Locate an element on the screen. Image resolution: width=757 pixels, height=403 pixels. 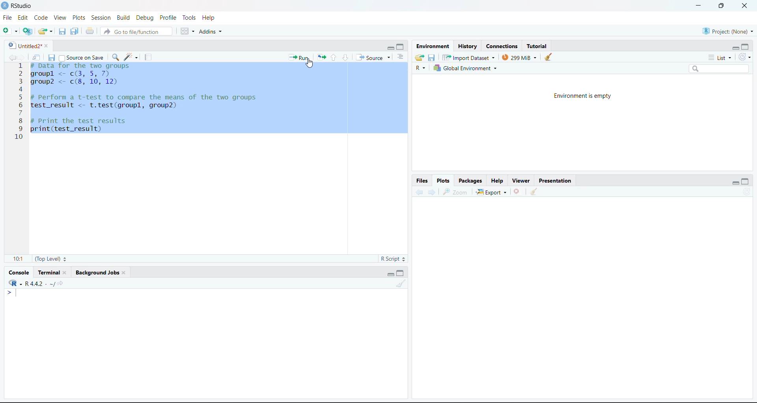
go to file/function is located at coordinates (136, 32).